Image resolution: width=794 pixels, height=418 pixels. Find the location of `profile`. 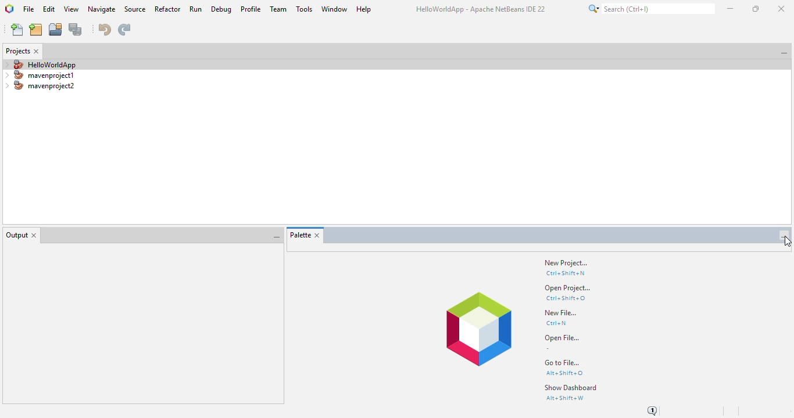

profile is located at coordinates (252, 9).